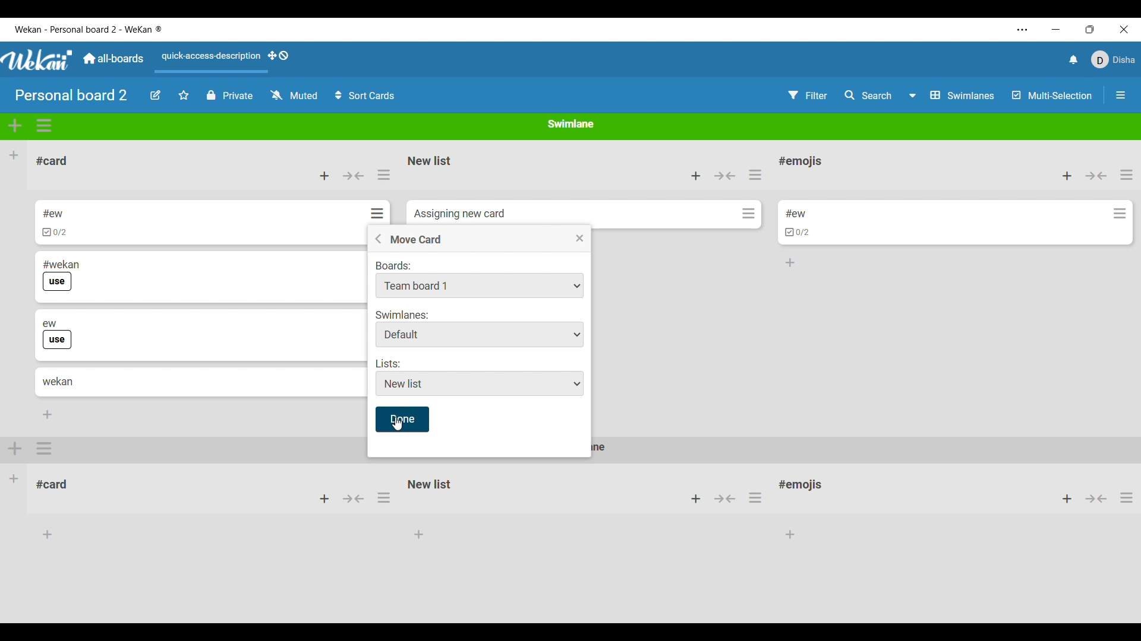 This screenshot has height=641, width=1141. Describe the element at coordinates (805, 487) in the screenshot. I see `#emojis` at that location.